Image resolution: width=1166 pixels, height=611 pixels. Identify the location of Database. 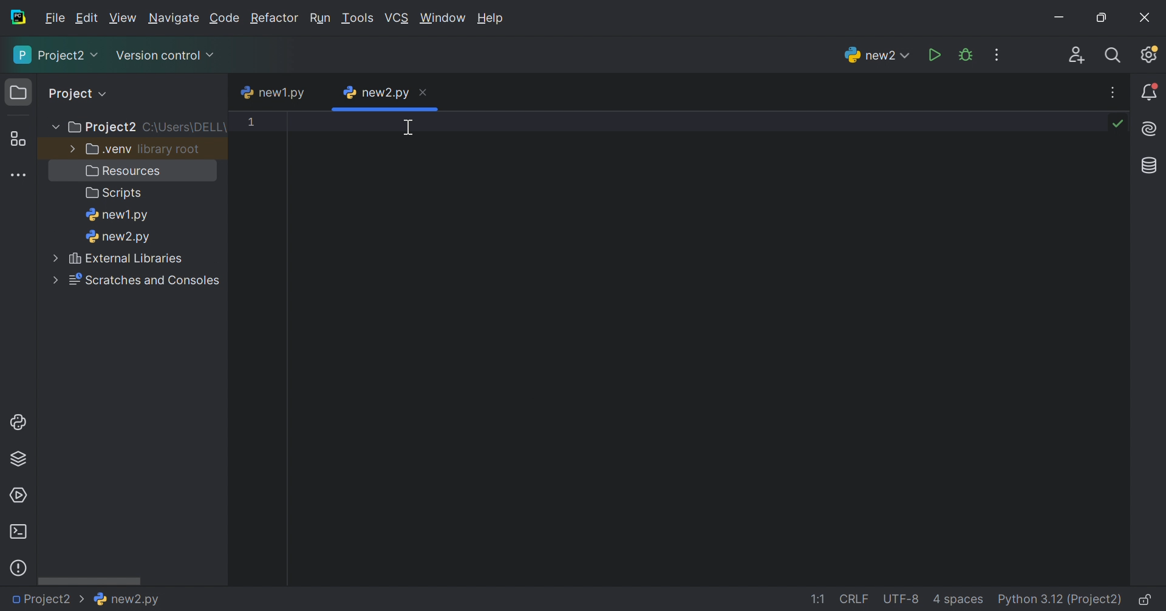
(1150, 166).